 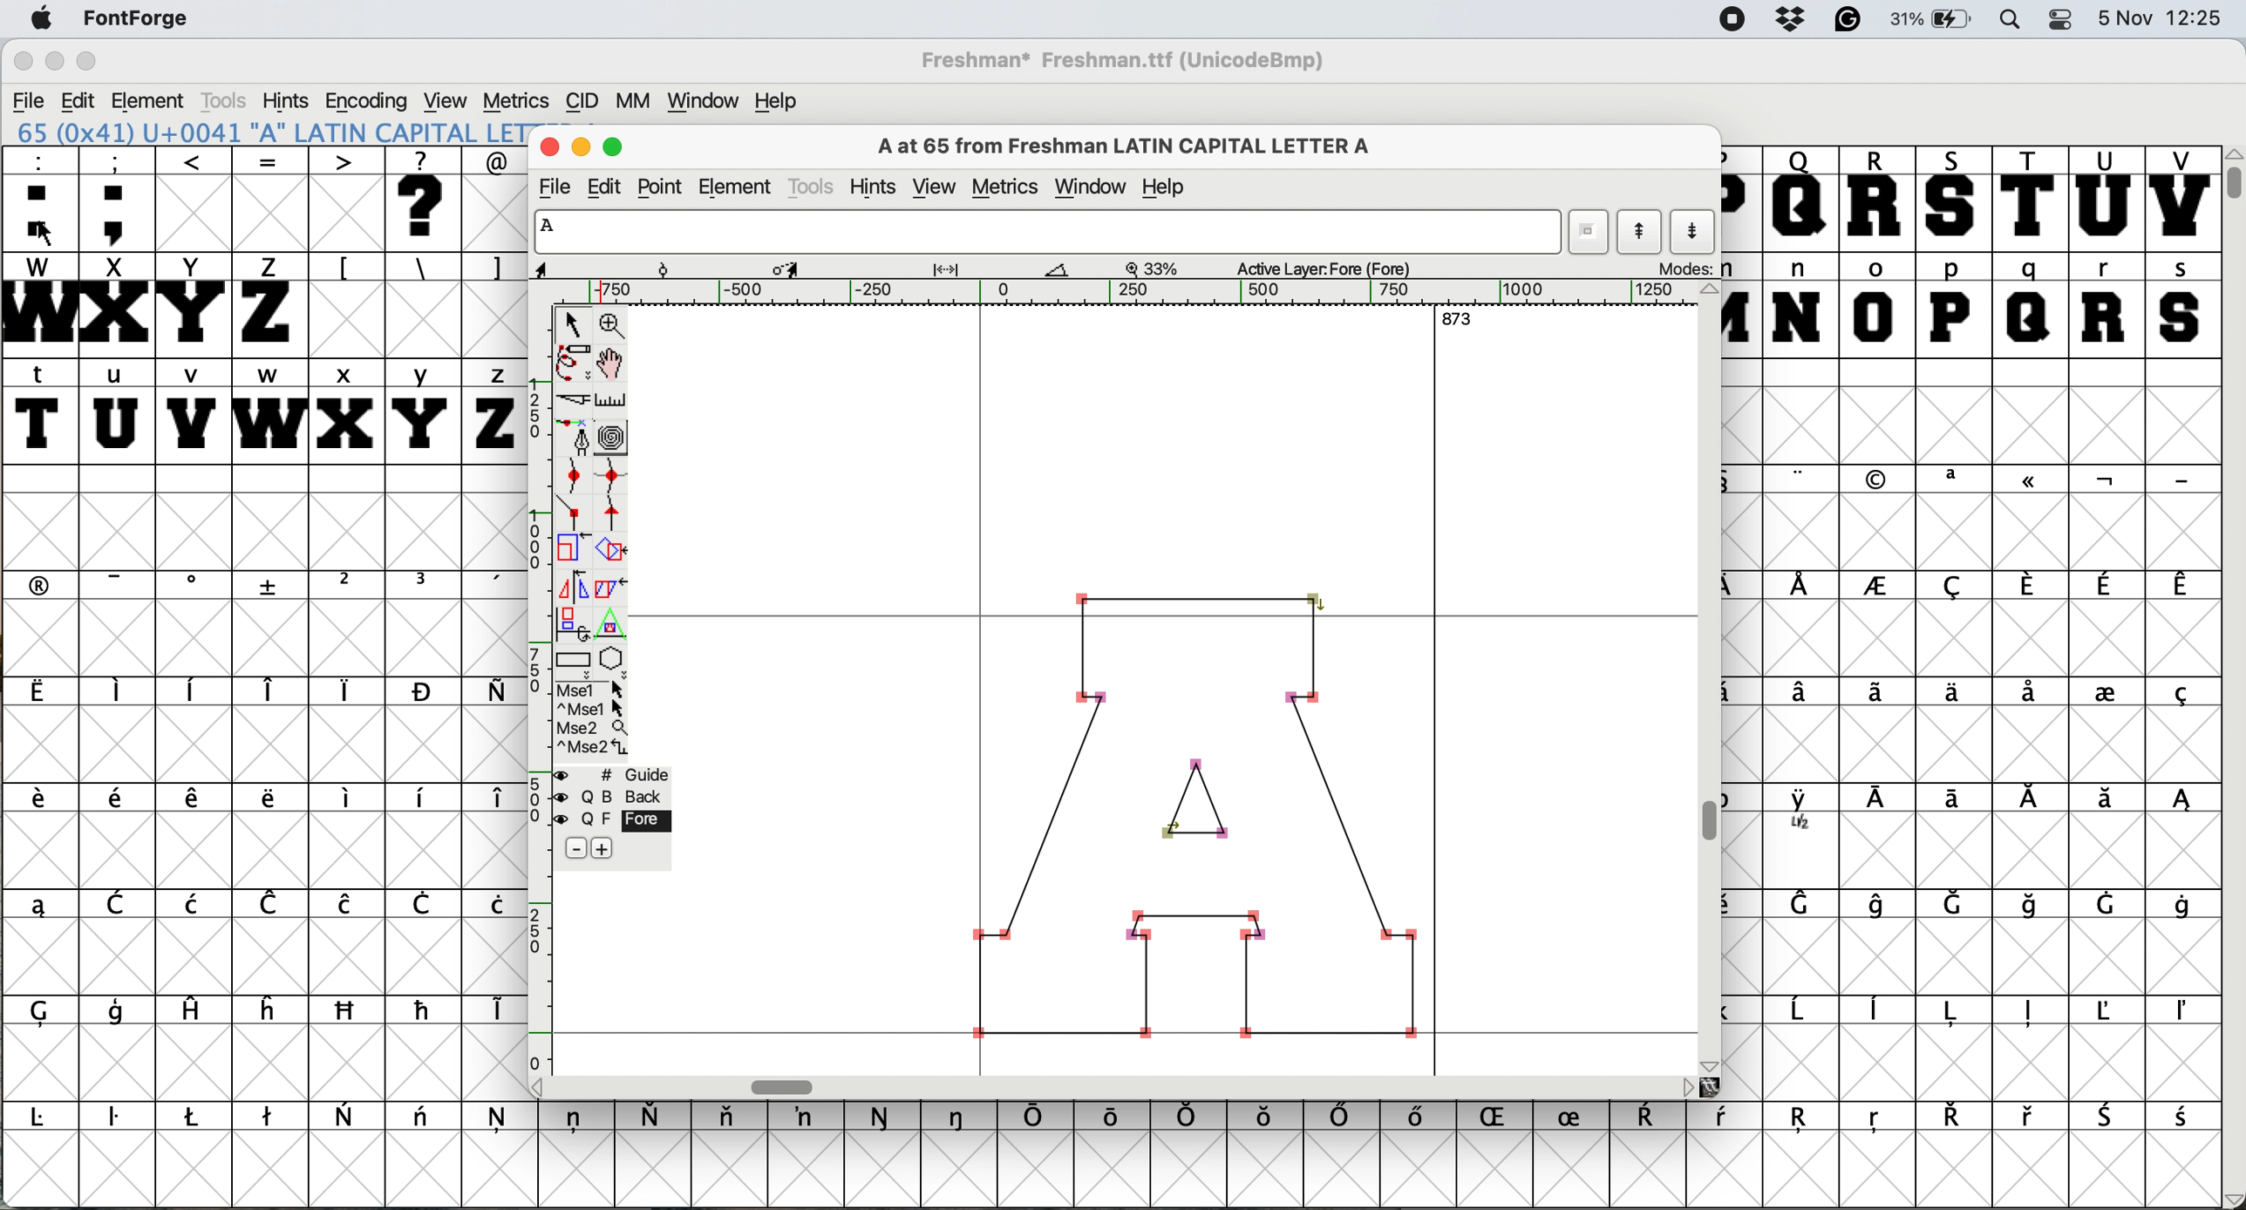 I want to click on symbol, so click(x=1884, y=904).